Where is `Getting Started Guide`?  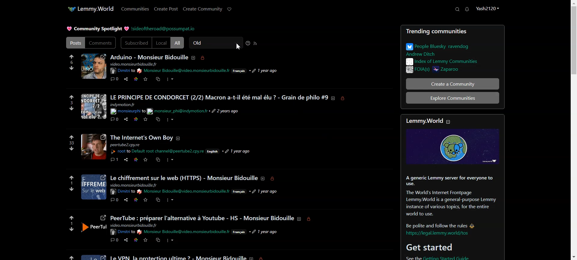 Getting Started Guide is located at coordinates (457, 258).